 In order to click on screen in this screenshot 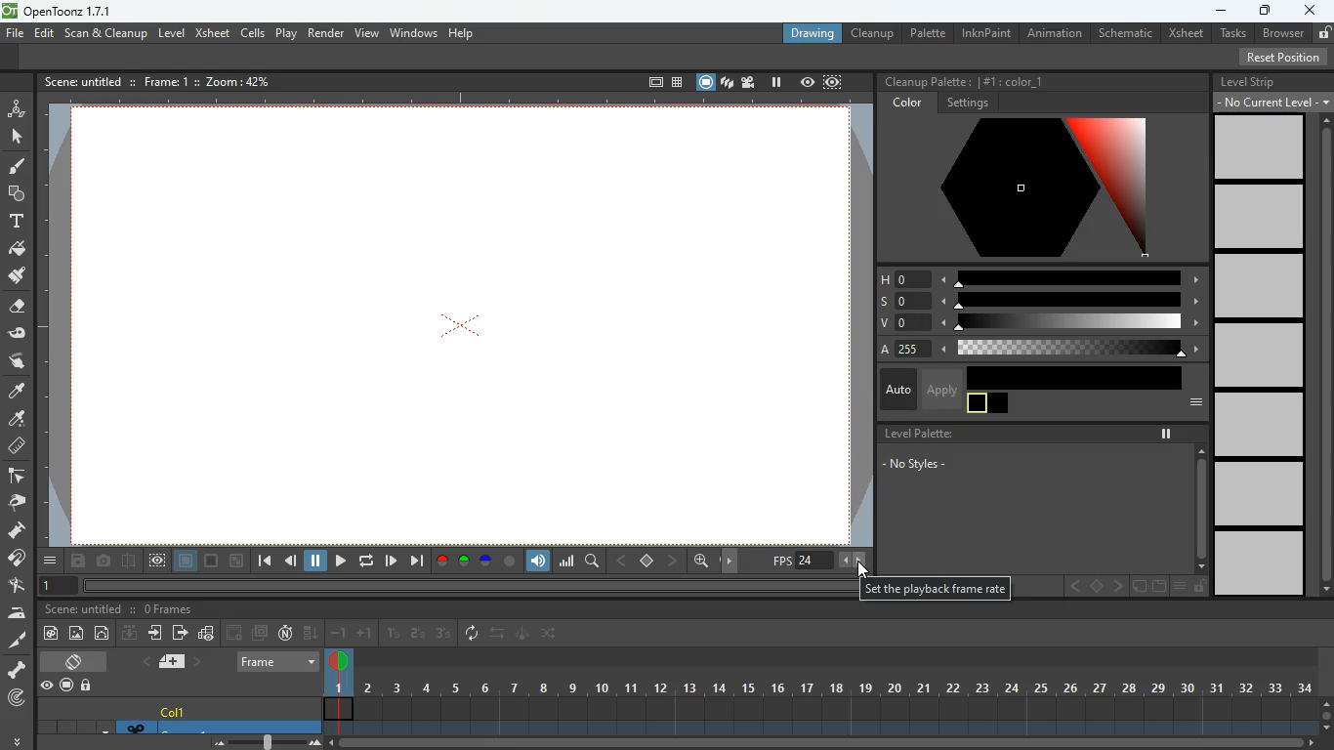, I will do `click(704, 82)`.